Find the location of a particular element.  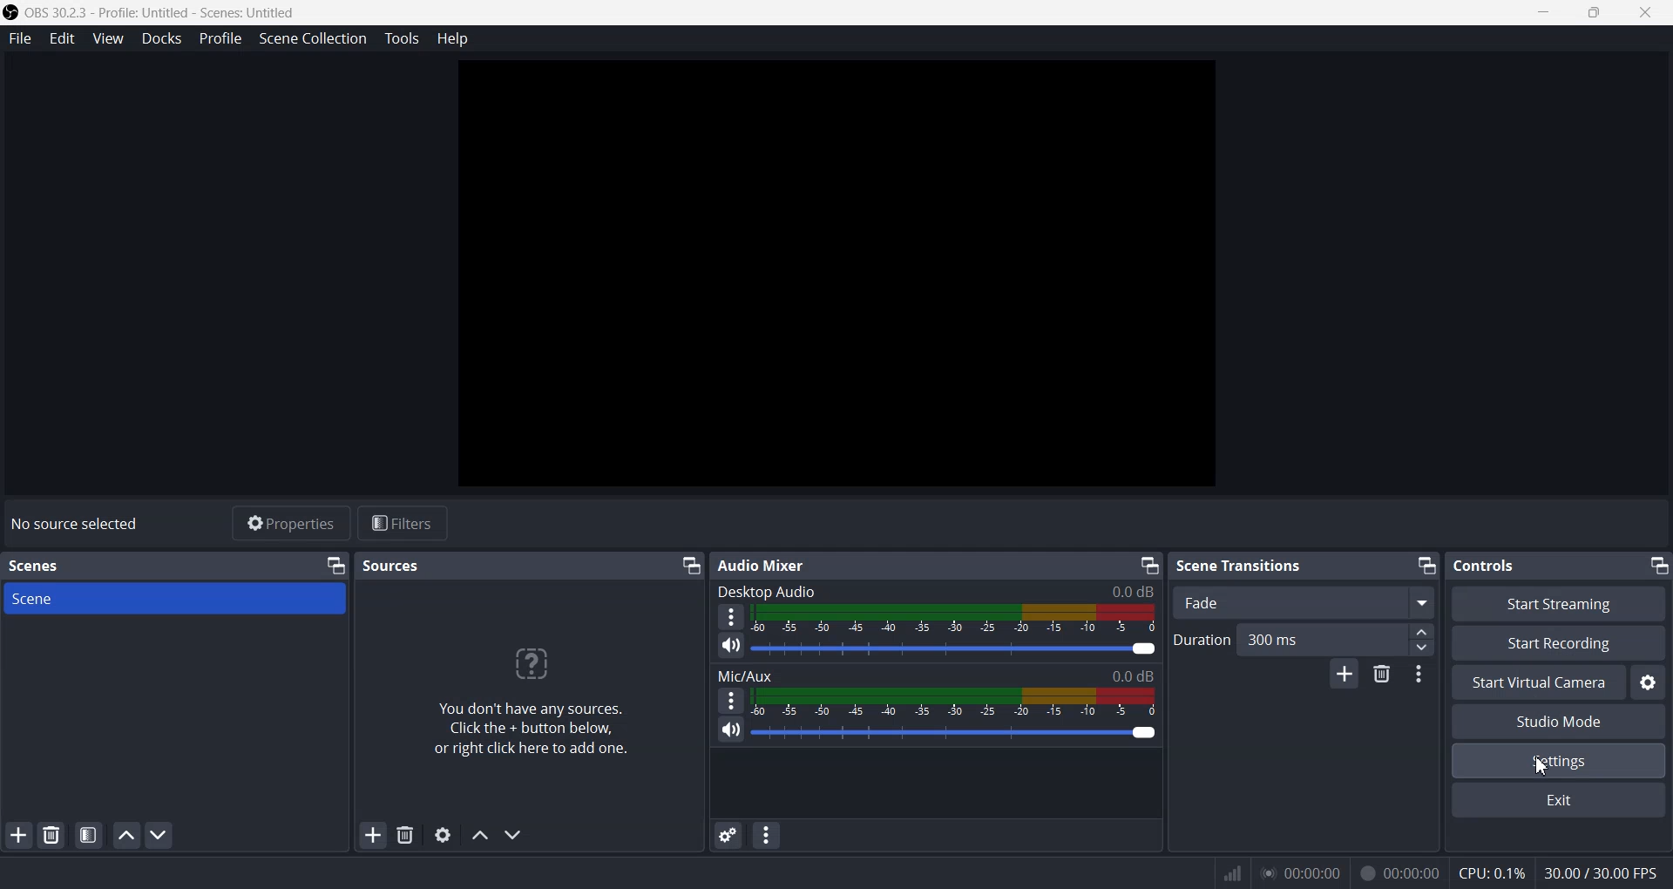

00:00:00 is located at coordinates (1395, 872).